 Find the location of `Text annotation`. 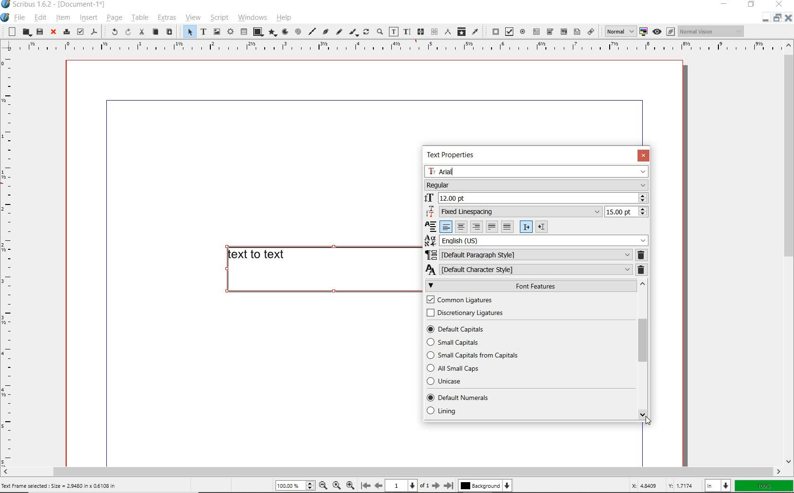

Text annotation is located at coordinates (577, 33).